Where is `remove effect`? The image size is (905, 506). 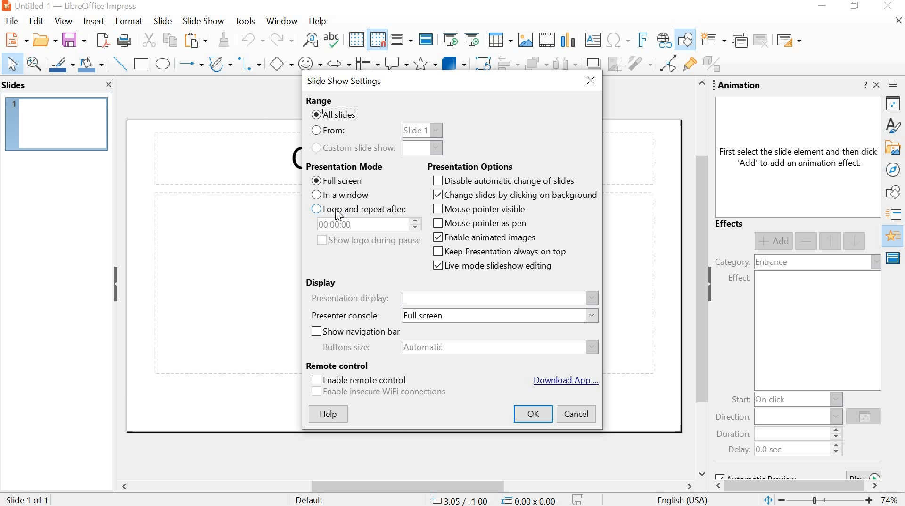
remove effect is located at coordinates (807, 242).